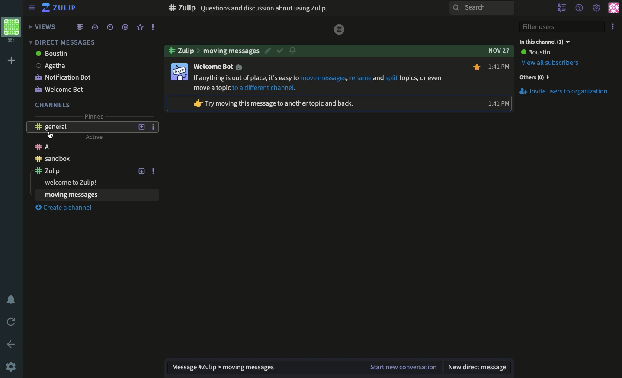  I want to click on Notification, so click(293, 50).